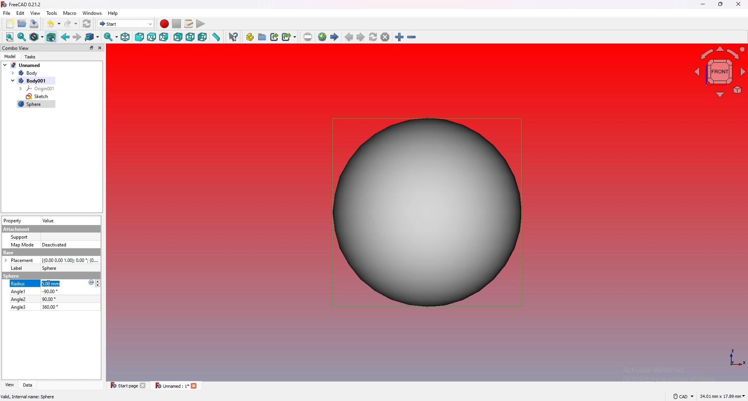 This screenshot has height=401, width=748. I want to click on data, so click(27, 385).